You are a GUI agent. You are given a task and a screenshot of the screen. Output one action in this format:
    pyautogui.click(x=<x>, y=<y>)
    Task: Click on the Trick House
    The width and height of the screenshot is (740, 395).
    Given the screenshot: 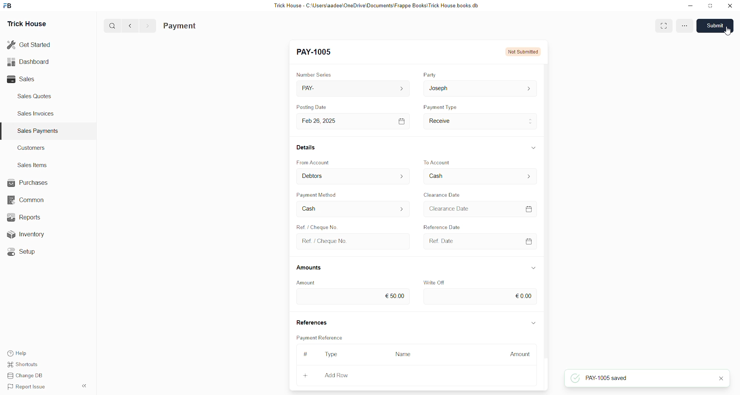 What is the action you would take?
    pyautogui.click(x=27, y=24)
    